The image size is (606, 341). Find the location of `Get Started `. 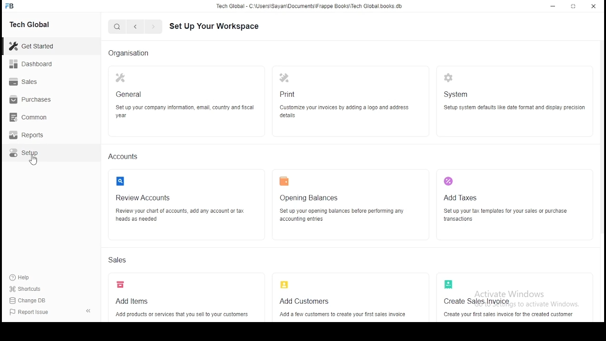

Get Started  is located at coordinates (43, 46).